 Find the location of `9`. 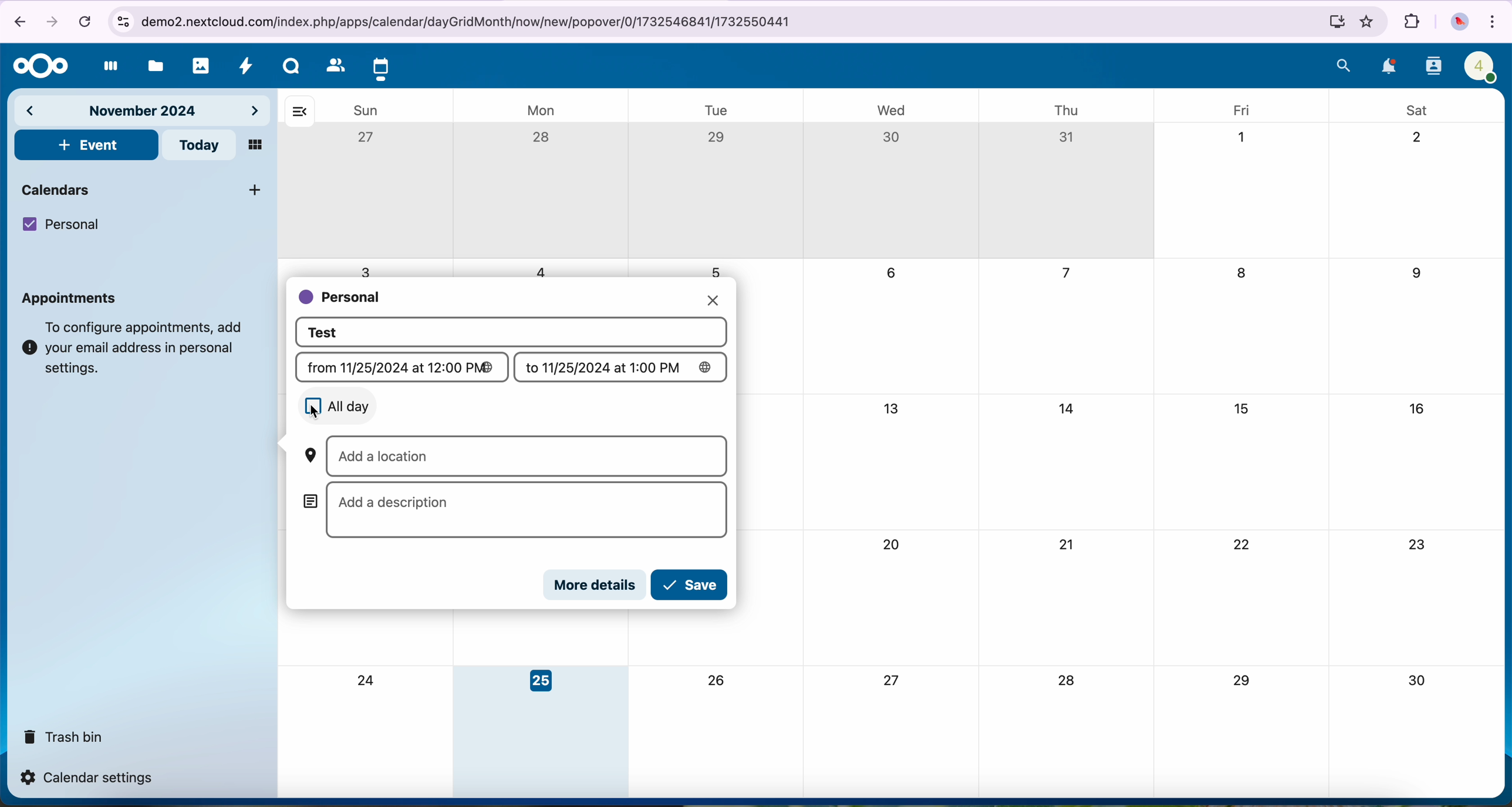

9 is located at coordinates (1415, 274).